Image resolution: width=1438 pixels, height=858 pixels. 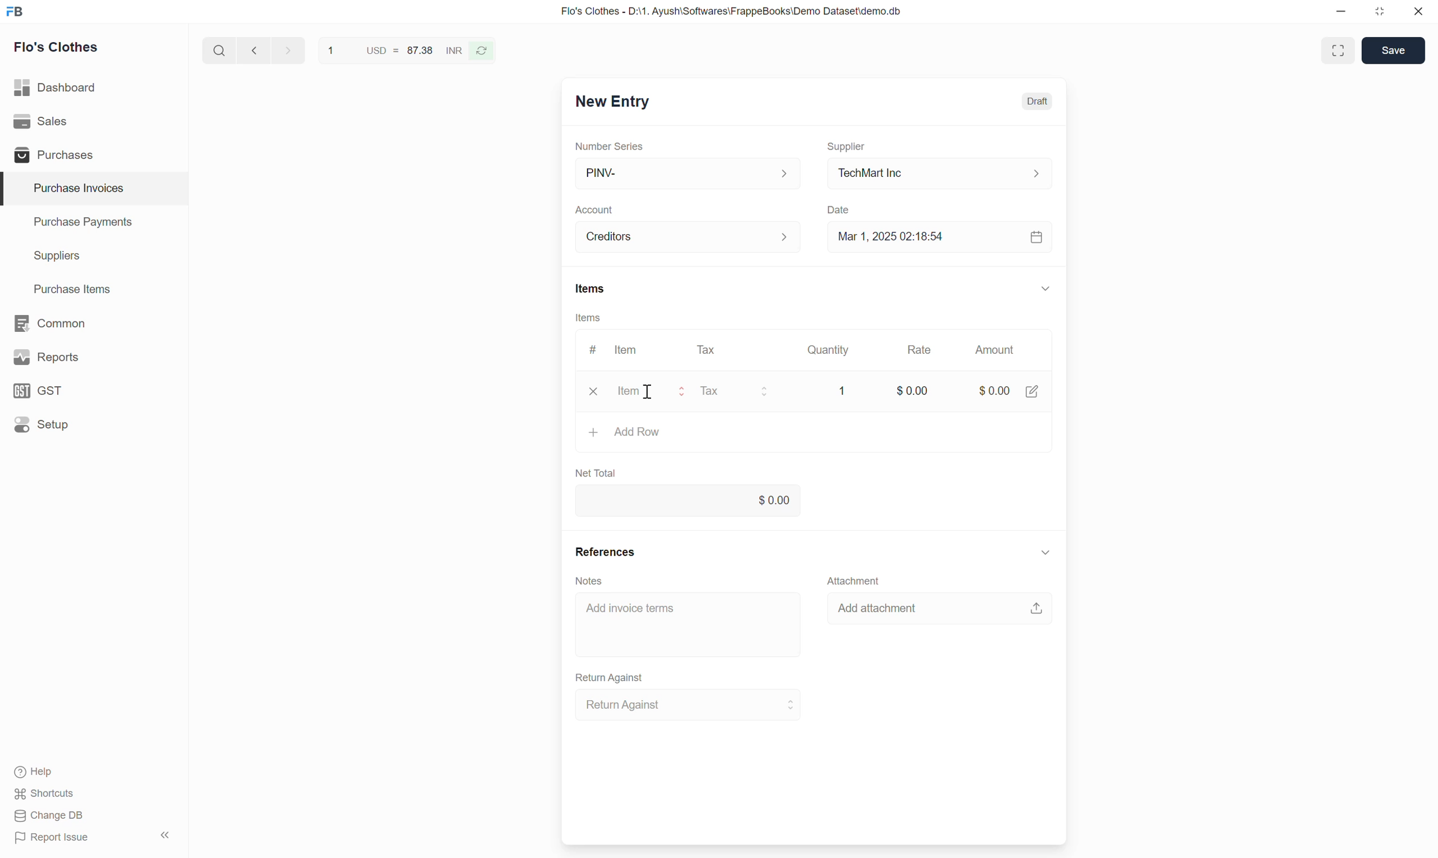 What do you see at coordinates (613, 102) in the screenshot?
I see `New Entry` at bounding box center [613, 102].